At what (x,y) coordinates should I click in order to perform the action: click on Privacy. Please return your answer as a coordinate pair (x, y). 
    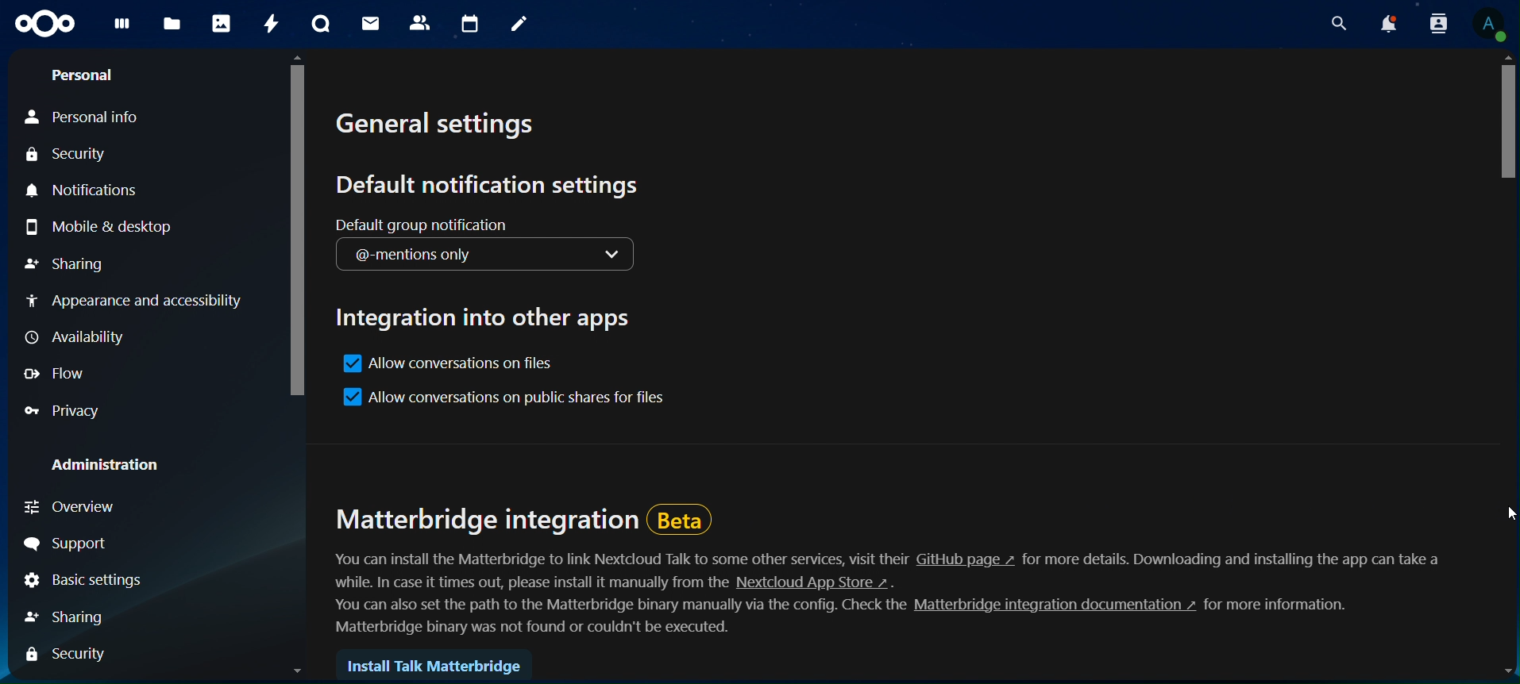
    Looking at the image, I should click on (62, 411).